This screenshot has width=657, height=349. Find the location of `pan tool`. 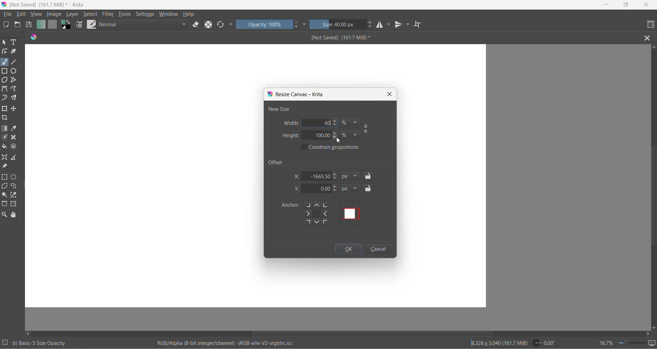

pan tool is located at coordinates (14, 215).